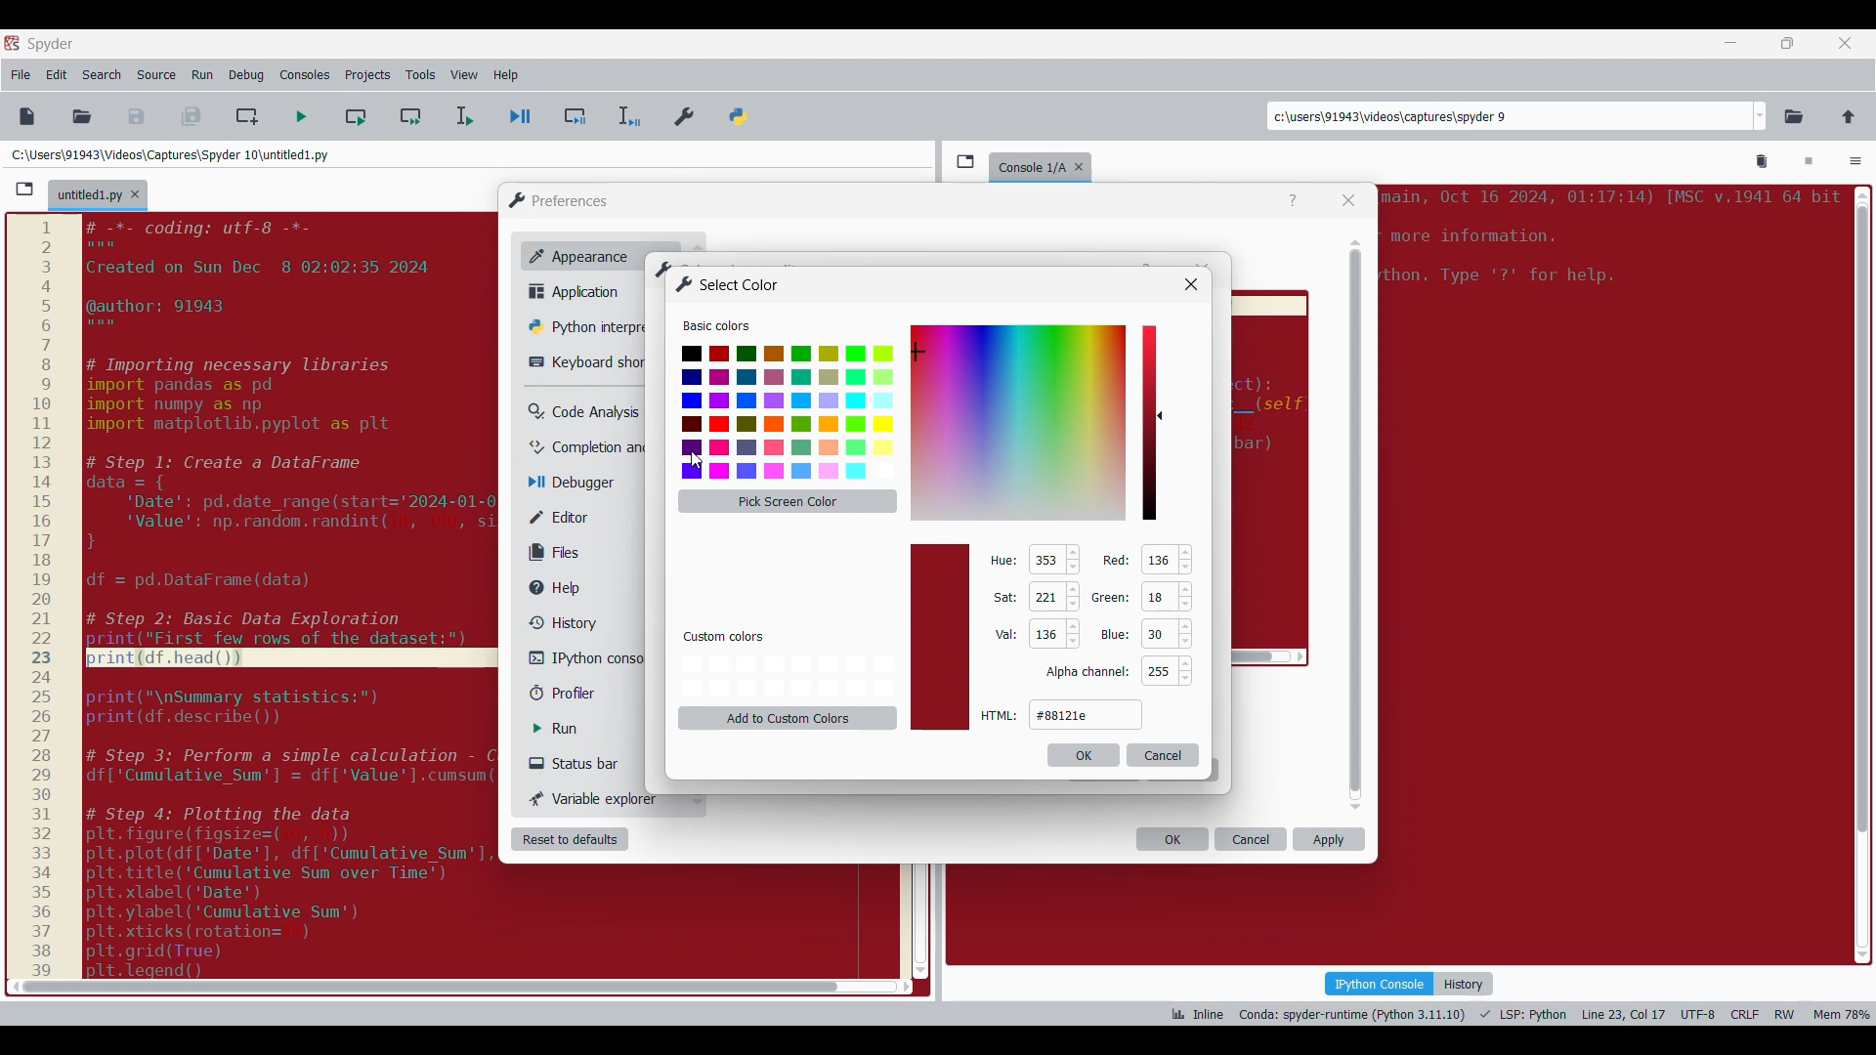 This screenshot has height=1055, width=1876. I want to click on code, so click(1607, 244).